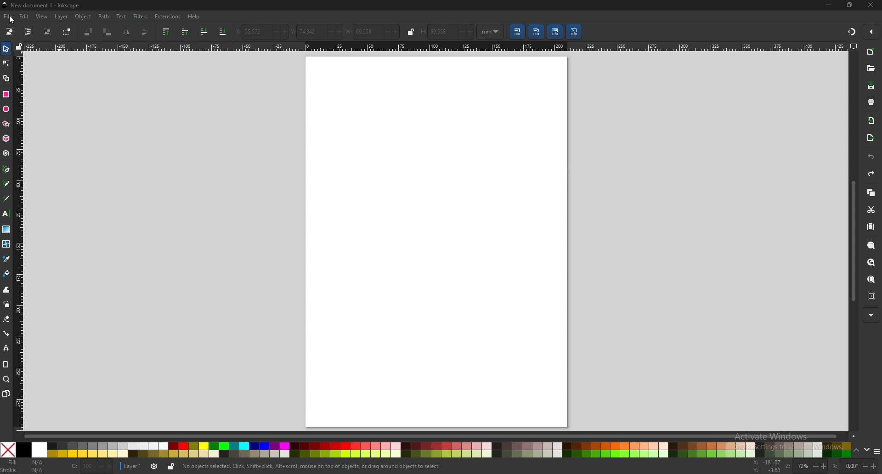 This screenshot has height=474, width=882. Describe the element at coordinates (67, 31) in the screenshot. I see `toggle selection box` at that location.